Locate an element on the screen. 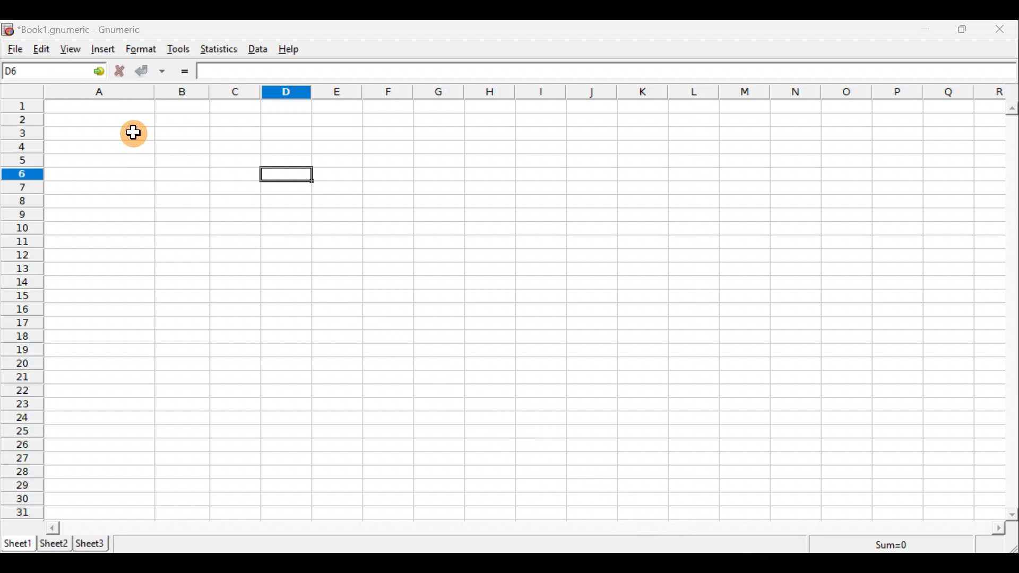  Cell name is located at coordinates (55, 71).